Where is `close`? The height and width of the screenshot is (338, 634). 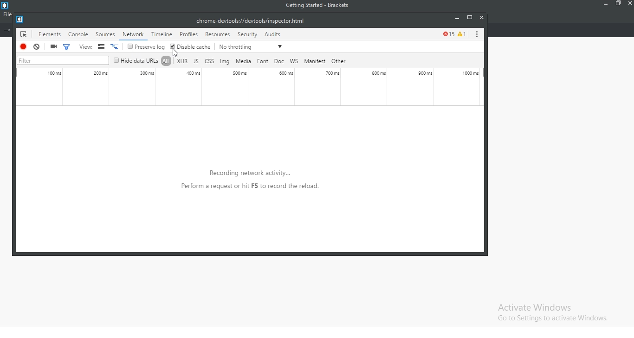 close is located at coordinates (481, 17).